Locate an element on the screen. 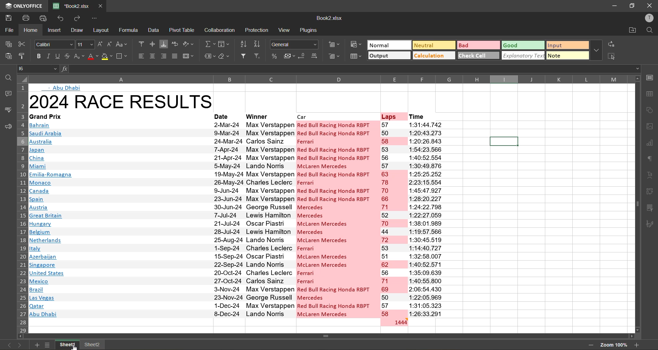 Image resolution: width=658 pixels, height=350 pixels. time is located at coordinates (424, 218).